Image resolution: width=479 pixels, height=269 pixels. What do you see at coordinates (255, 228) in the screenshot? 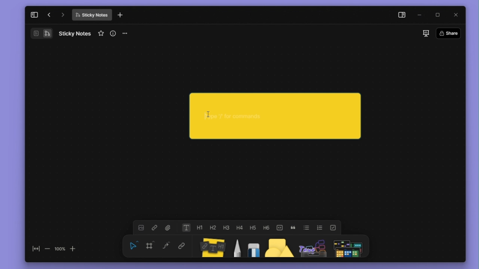
I see `heading` at bounding box center [255, 228].